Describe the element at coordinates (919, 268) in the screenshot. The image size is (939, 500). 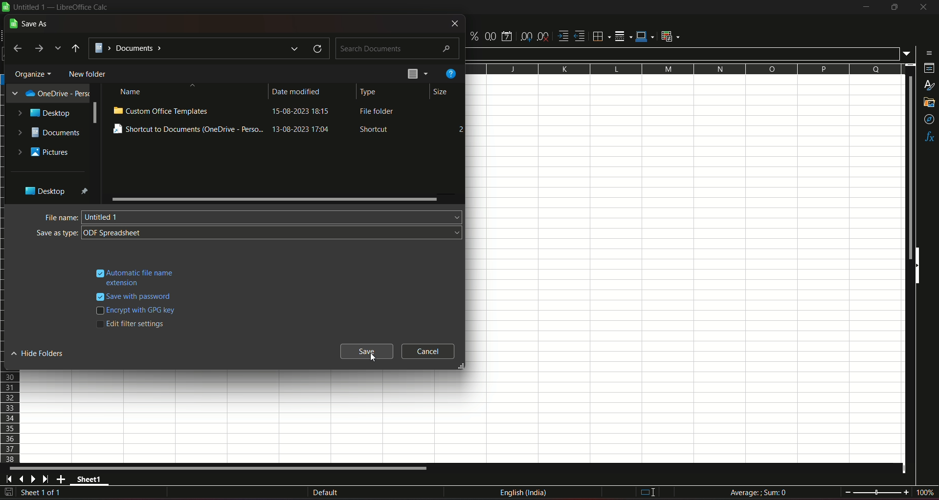
I see `hide` at that location.